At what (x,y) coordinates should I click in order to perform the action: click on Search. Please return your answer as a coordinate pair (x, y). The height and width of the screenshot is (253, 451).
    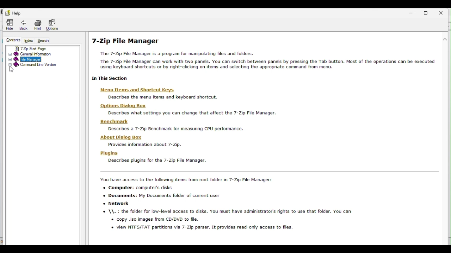
    Looking at the image, I should click on (46, 40).